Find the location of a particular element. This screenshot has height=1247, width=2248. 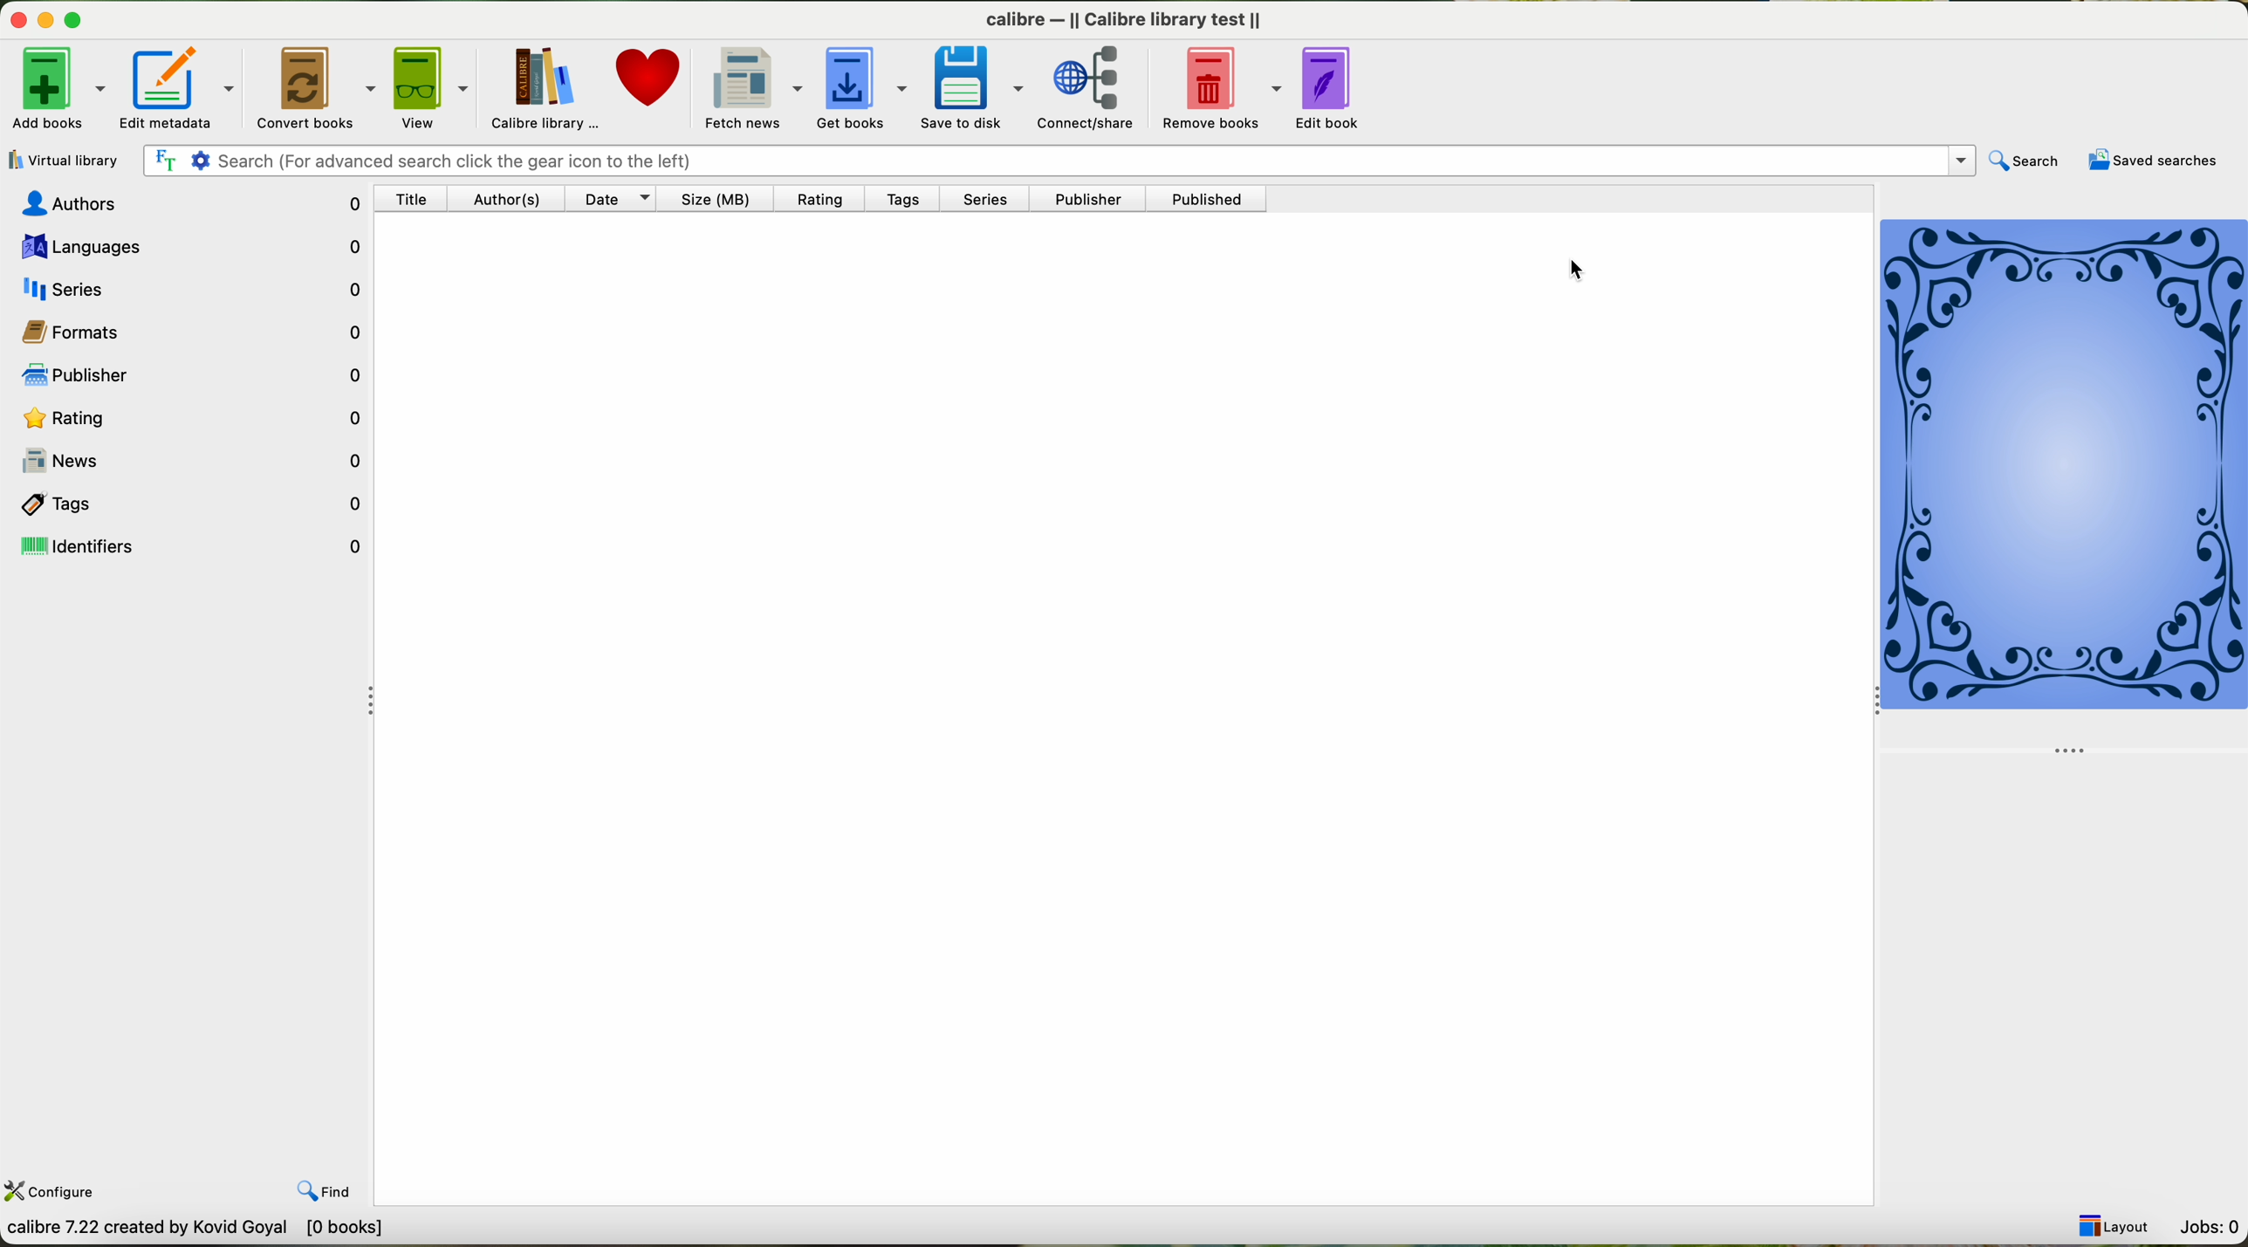

edit book is located at coordinates (1320, 85).